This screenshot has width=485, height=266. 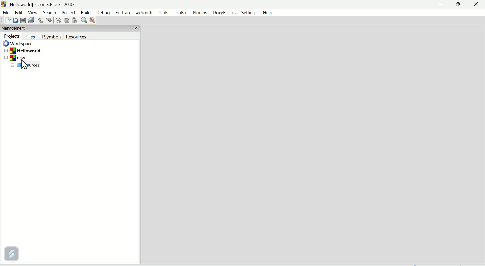 What do you see at coordinates (31, 37) in the screenshot?
I see `` at bounding box center [31, 37].